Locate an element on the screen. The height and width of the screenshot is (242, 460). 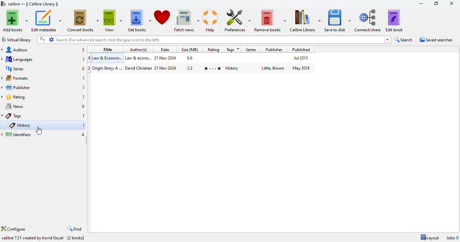
jobs: 0 is located at coordinates (453, 238).